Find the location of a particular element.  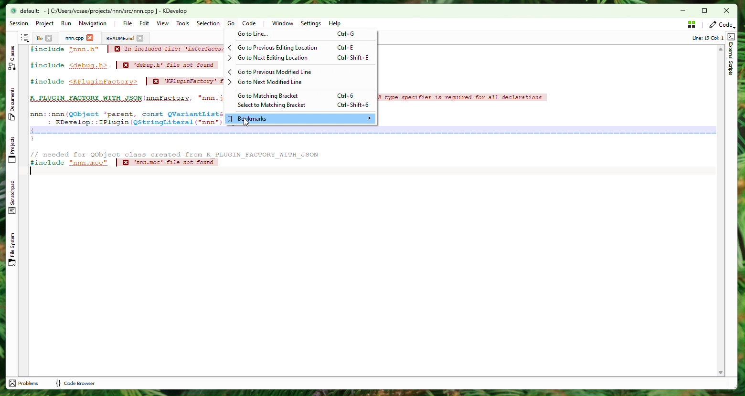

close tab is located at coordinates (140, 38).